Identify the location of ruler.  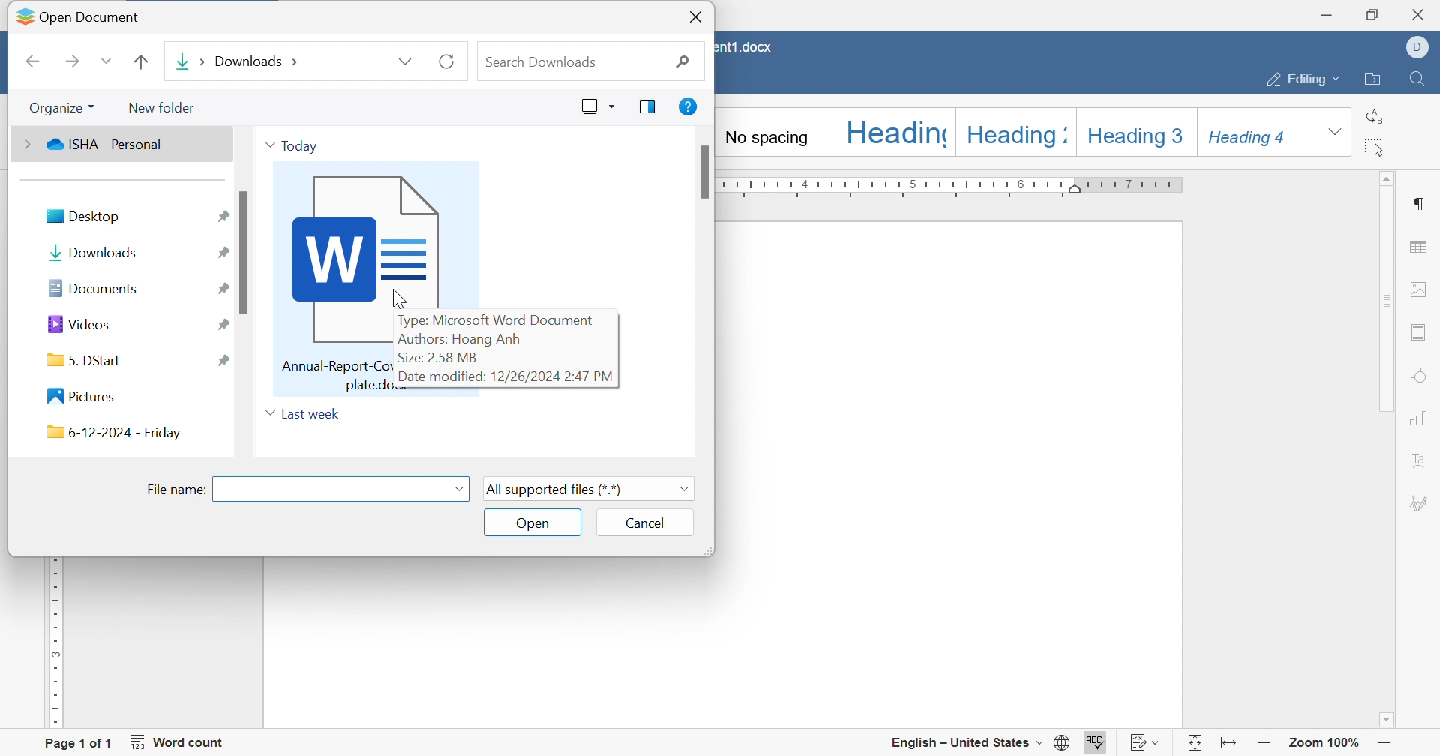
(960, 184).